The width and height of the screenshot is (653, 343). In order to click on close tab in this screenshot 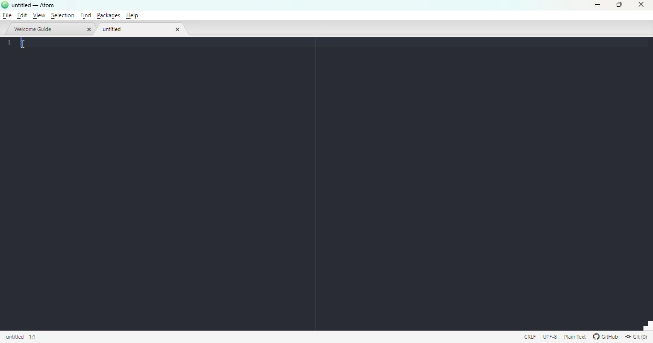, I will do `click(88, 30)`.